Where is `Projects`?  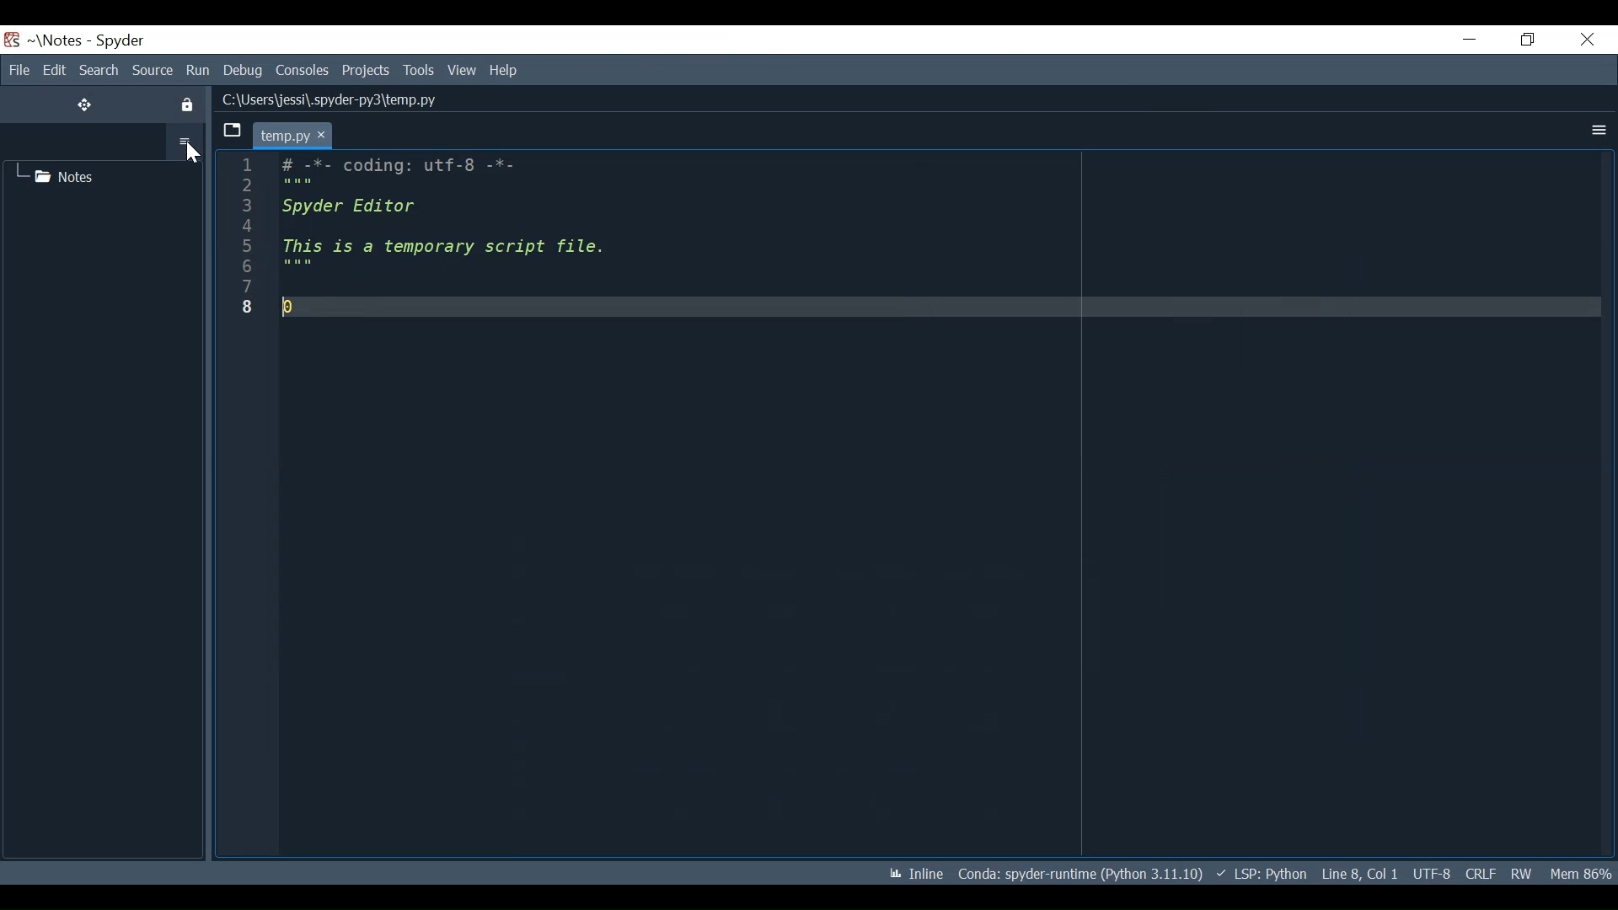 Projects is located at coordinates (367, 71).